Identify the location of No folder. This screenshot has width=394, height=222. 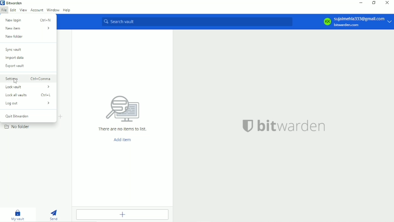
(19, 127).